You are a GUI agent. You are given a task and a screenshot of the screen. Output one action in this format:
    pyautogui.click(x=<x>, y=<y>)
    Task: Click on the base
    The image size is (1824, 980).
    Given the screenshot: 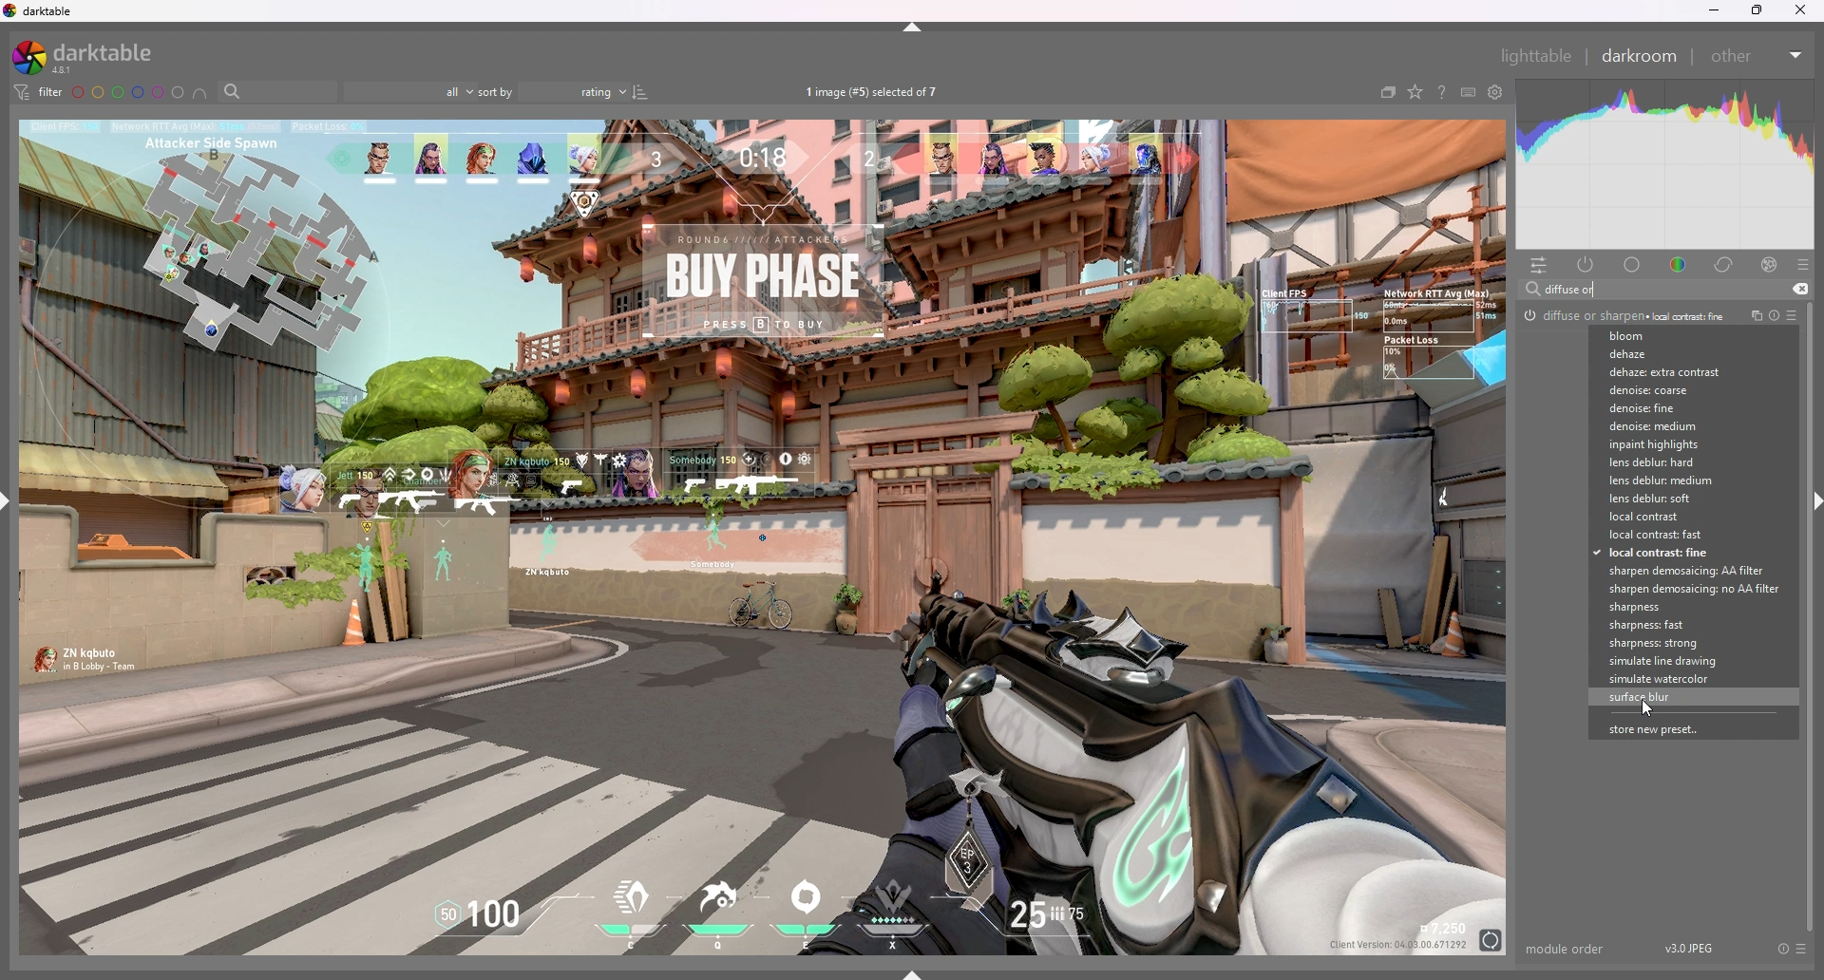 What is the action you would take?
    pyautogui.click(x=1633, y=264)
    